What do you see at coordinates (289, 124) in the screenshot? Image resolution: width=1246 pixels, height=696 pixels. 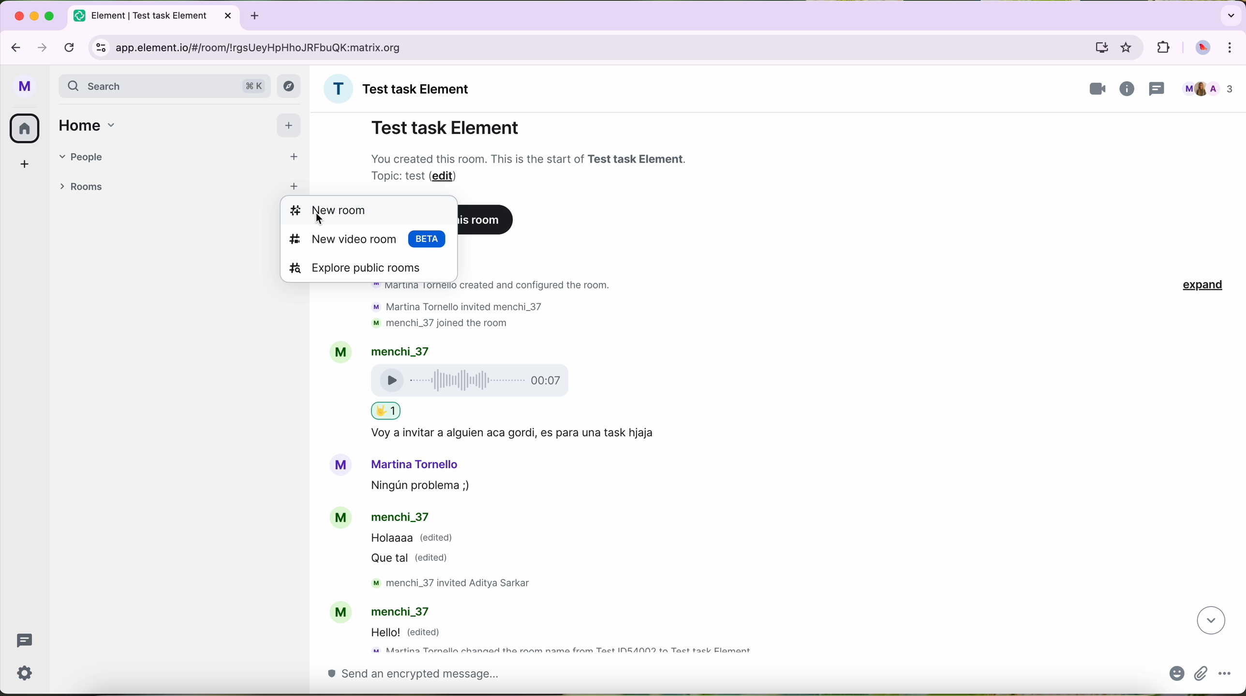 I see `add button` at bounding box center [289, 124].